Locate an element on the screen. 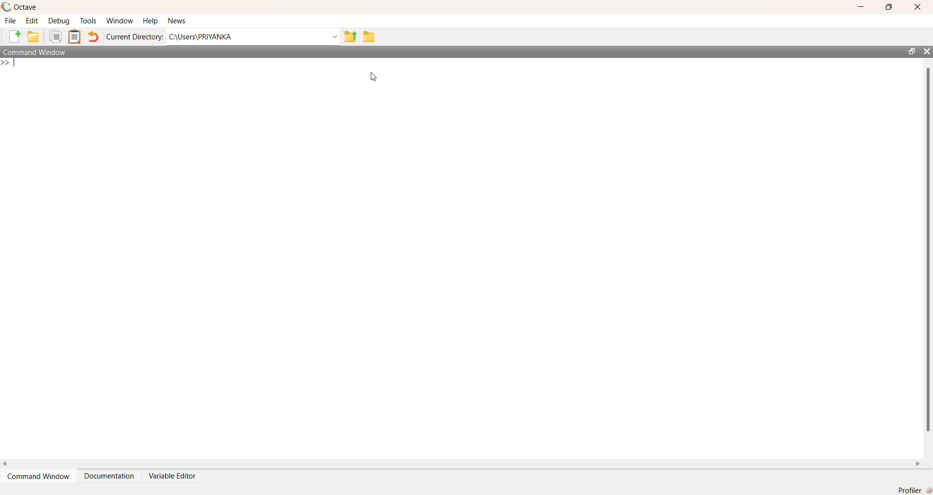  folder is located at coordinates (369, 36).